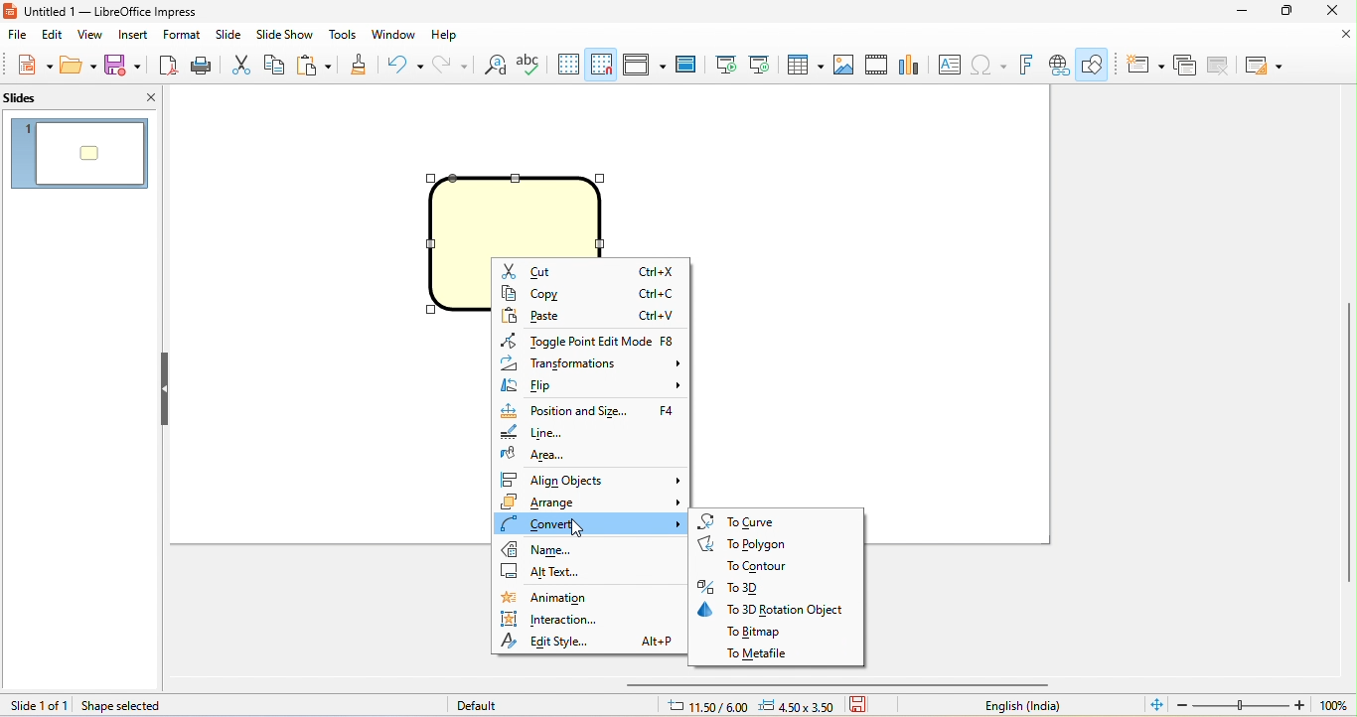 This screenshot has width=1357, height=717. What do you see at coordinates (589, 292) in the screenshot?
I see `copy` at bounding box center [589, 292].